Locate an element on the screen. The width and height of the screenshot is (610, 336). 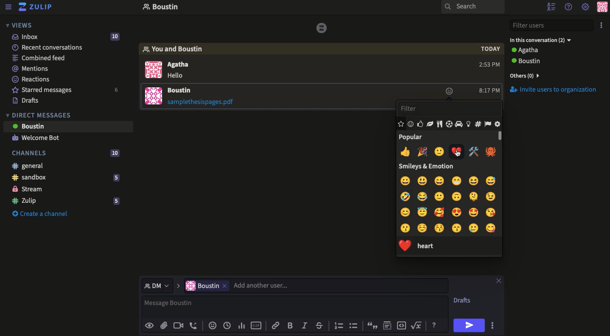
smiling face with tear is located at coordinates (475, 228).